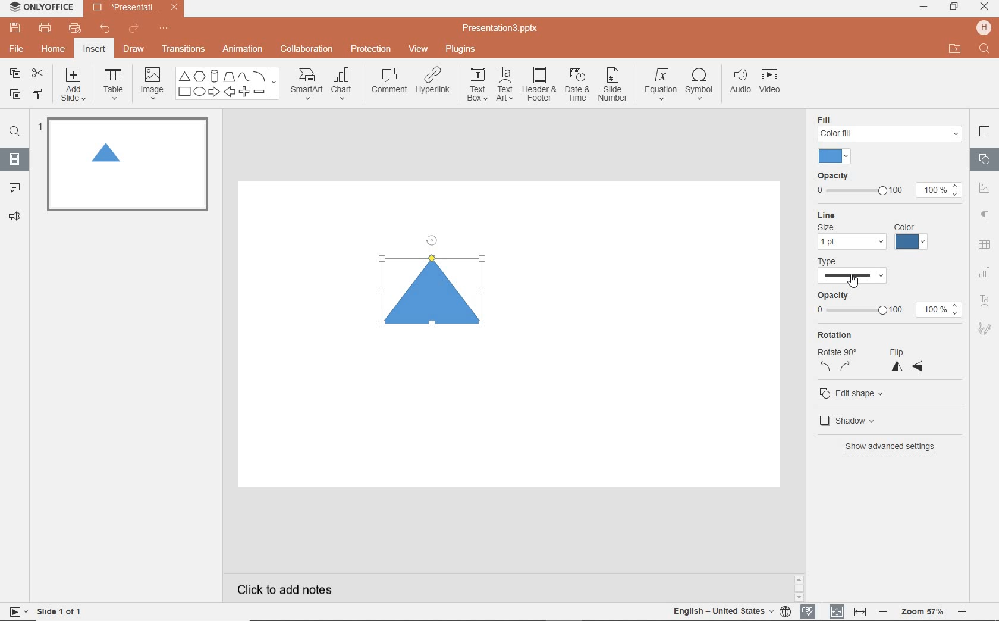 This screenshot has height=621, width=999. Describe the element at coordinates (774, 83) in the screenshot. I see `VIDEO` at that location.